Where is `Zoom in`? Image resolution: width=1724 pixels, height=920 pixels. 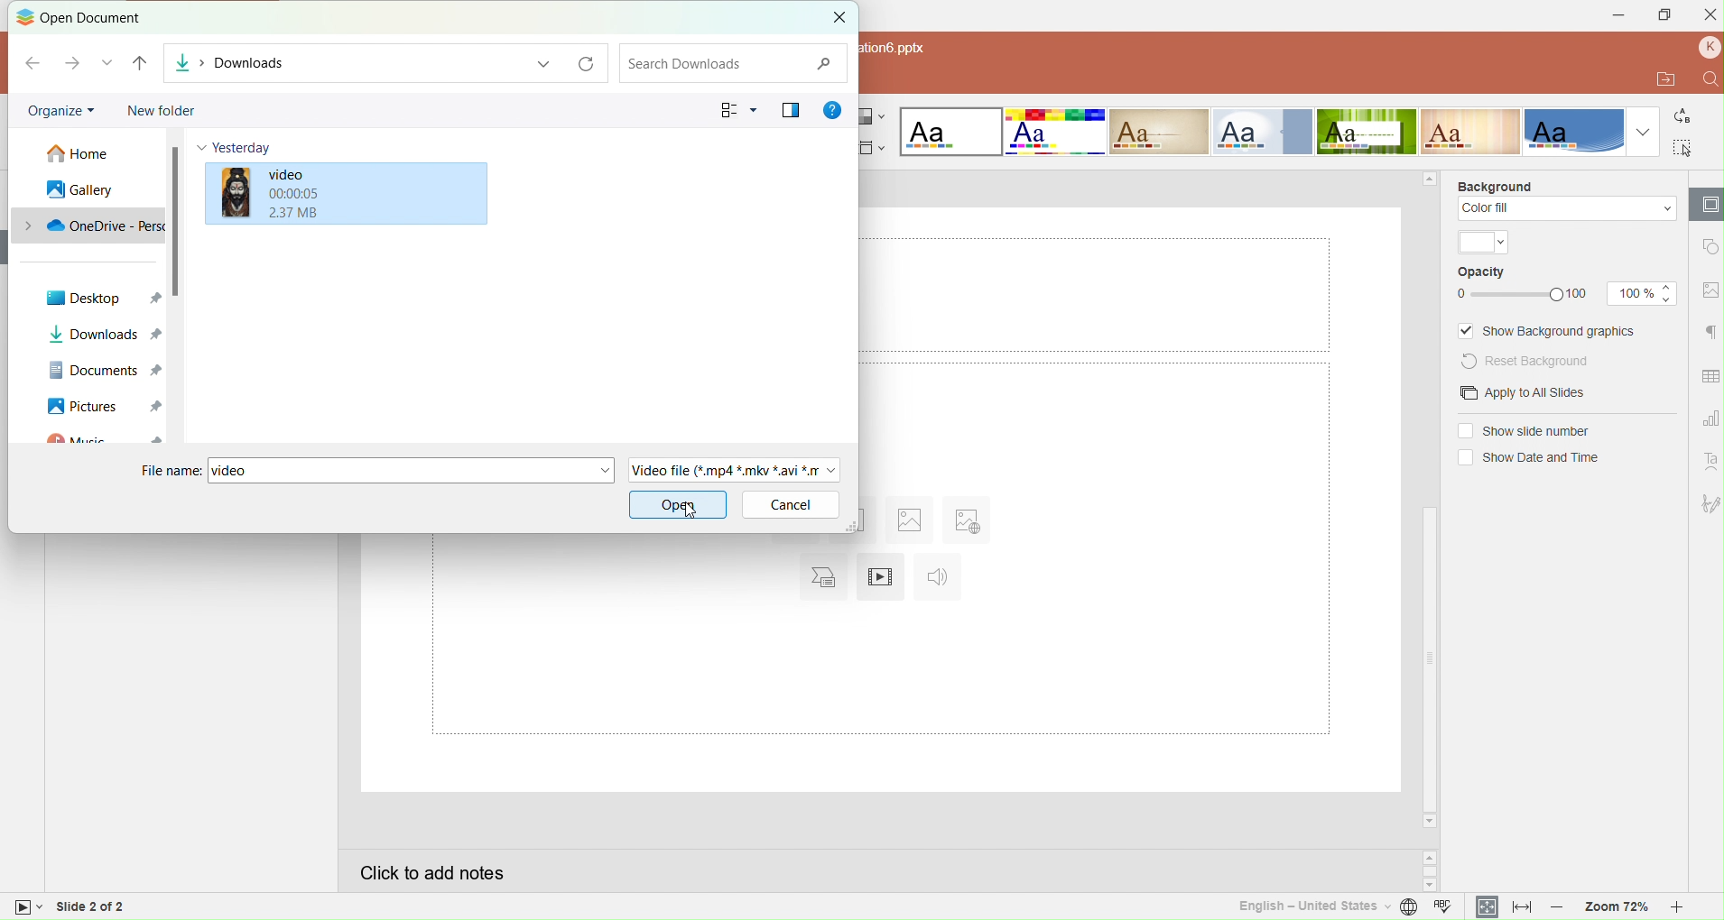
Zoom in is located at coordinates (1682, 907).